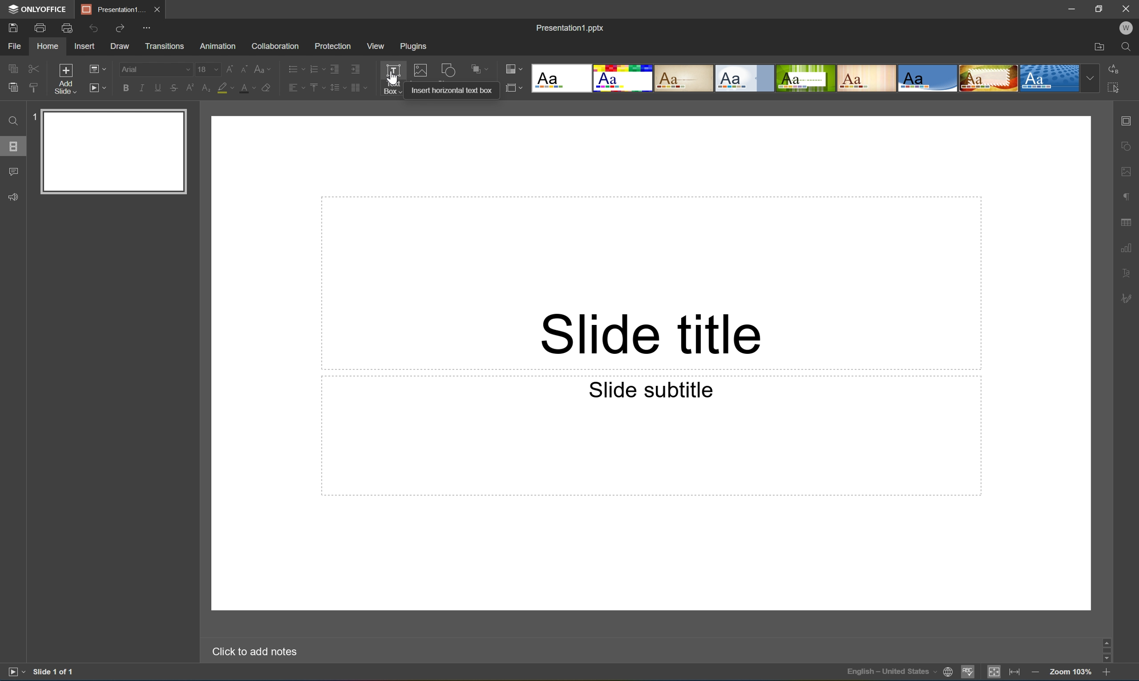  What do you see at coordinates (150, 27) in the screenshot?
I see `Customize quick access toolbar` at bounding box center [150, 27].